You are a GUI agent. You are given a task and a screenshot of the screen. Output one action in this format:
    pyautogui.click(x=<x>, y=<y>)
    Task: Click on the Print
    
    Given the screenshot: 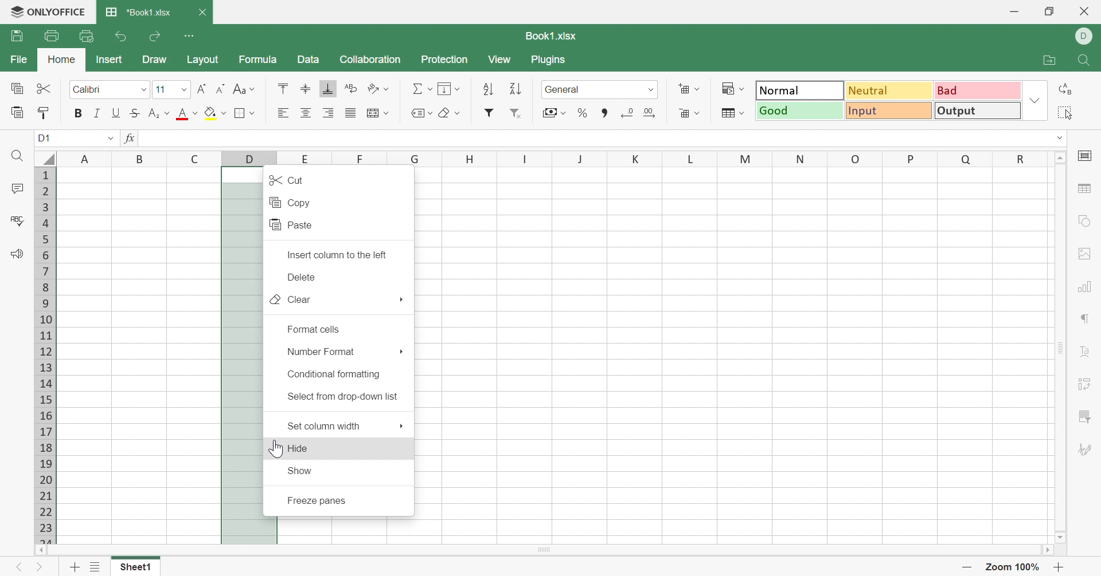 What is the action you would take?
    pyautogui.click(x=53, y=35)
    